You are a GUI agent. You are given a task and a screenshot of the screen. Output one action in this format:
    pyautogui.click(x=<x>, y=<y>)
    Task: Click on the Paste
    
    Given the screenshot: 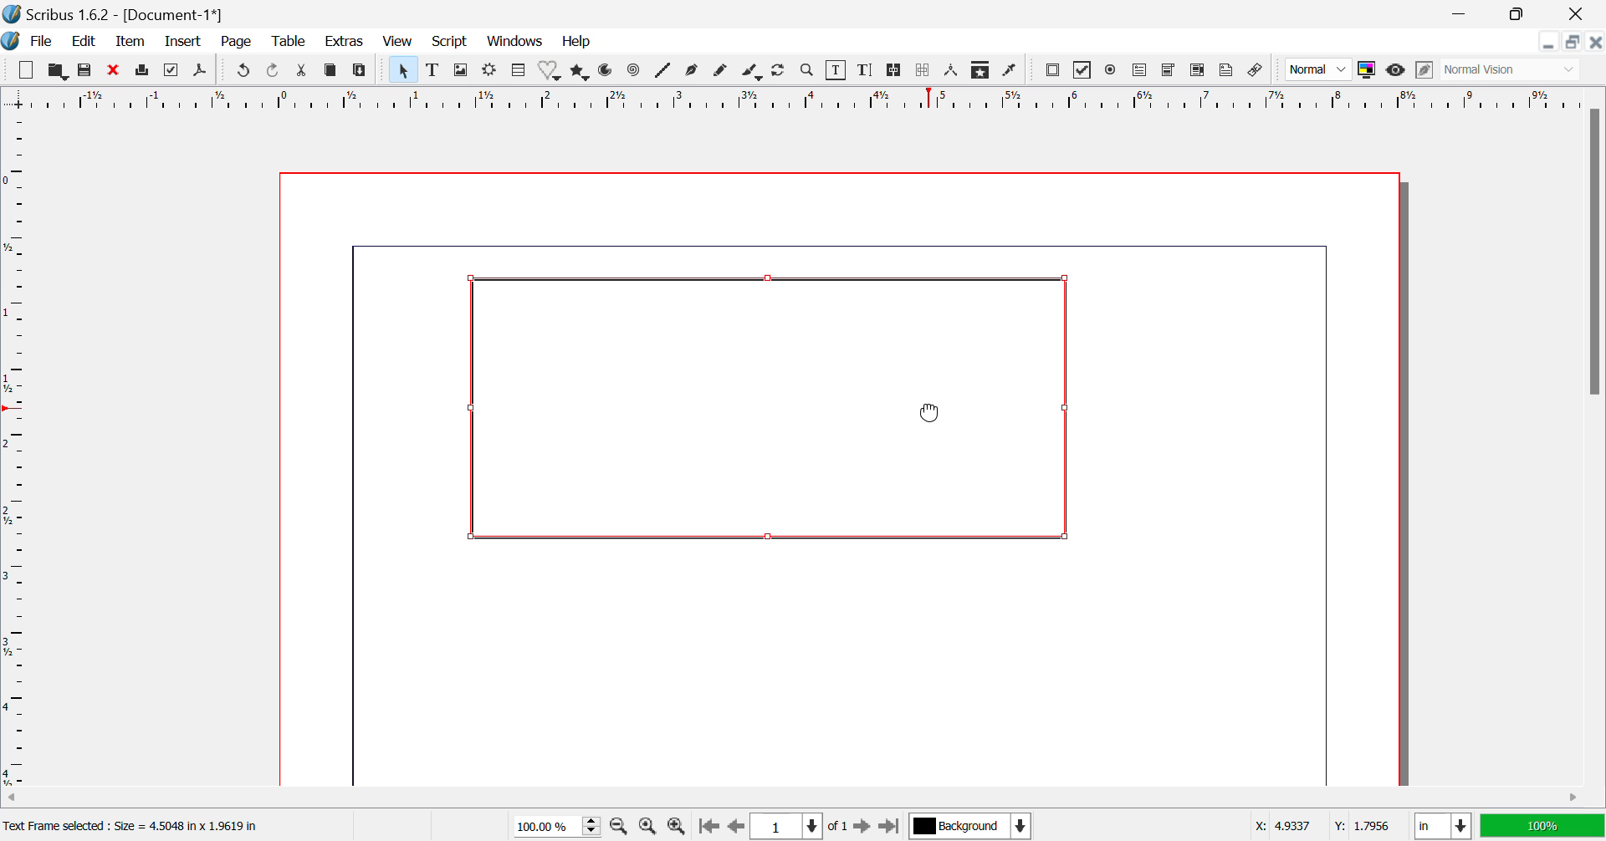 What is the action you would take?
    pyautogui.click(x=361, y=72)
    